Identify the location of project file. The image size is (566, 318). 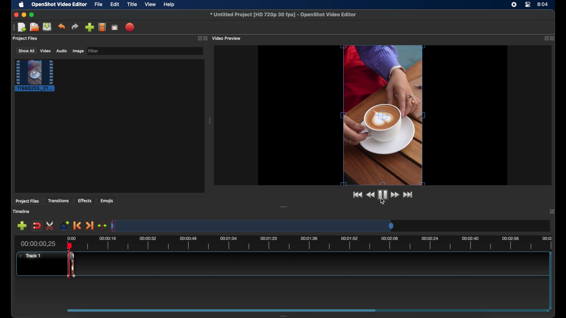
(35, 76).